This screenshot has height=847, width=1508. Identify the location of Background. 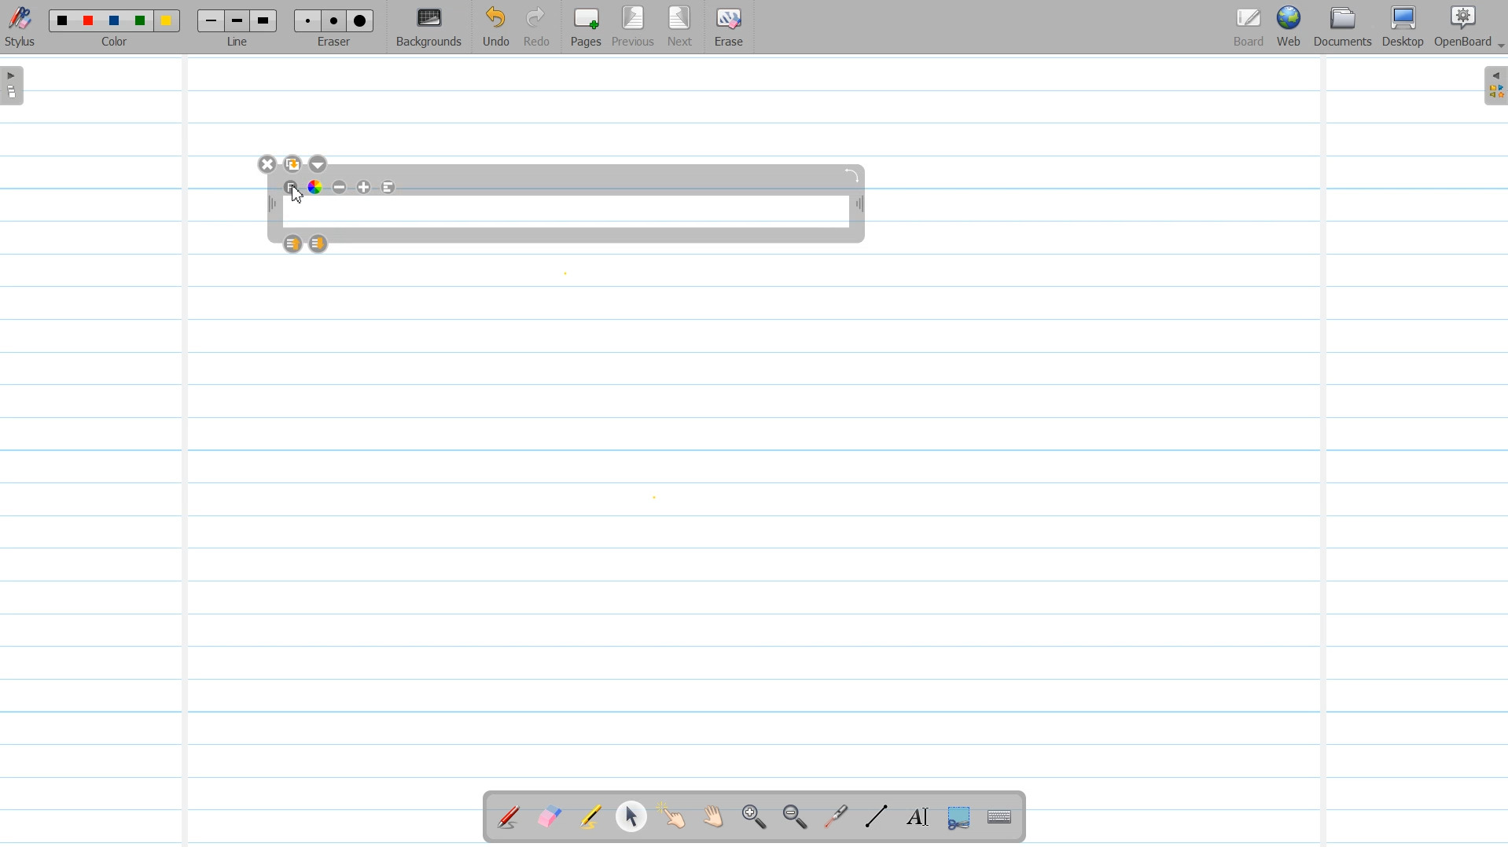
(430, 27).